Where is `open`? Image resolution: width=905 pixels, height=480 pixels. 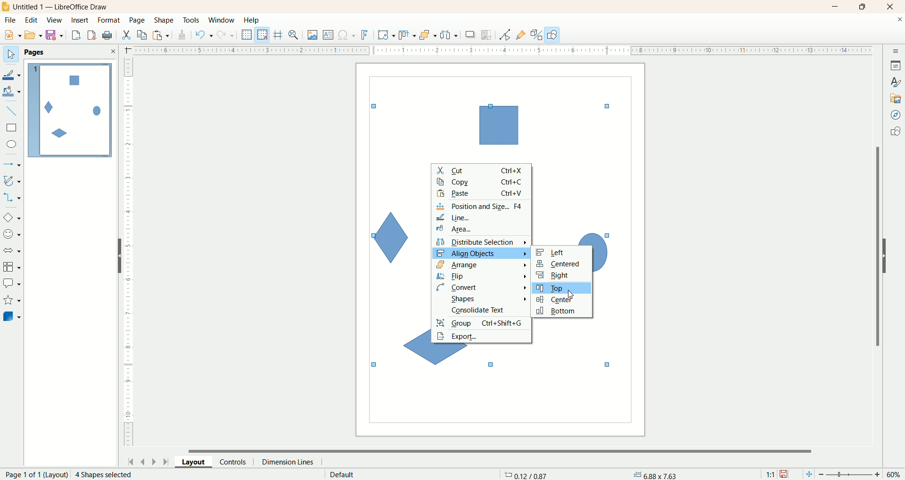 open is located at coordinates (33, 35).